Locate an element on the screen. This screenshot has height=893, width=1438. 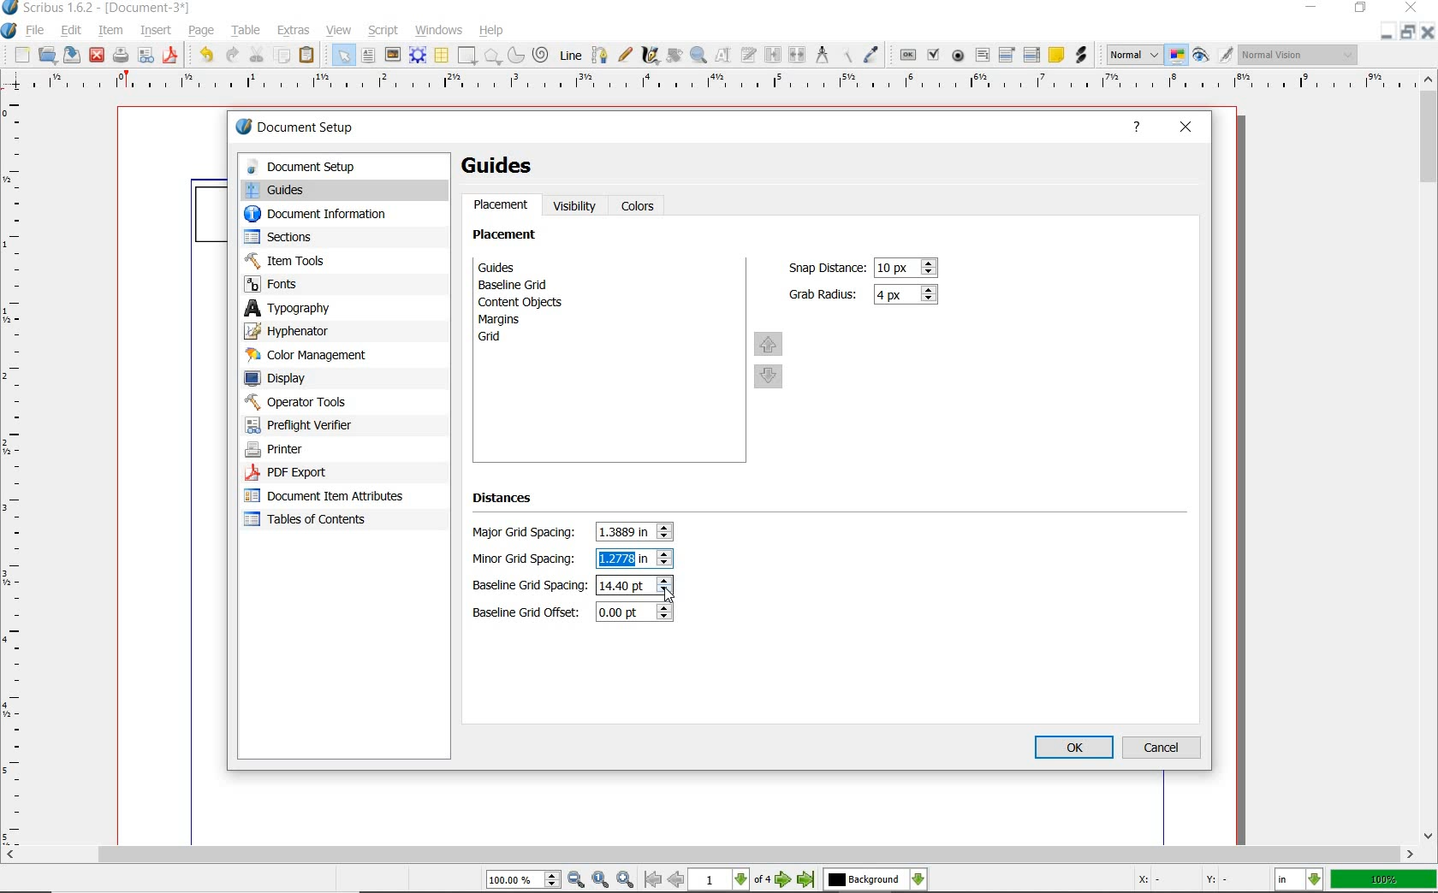
page is located at coordinates (200, 32).